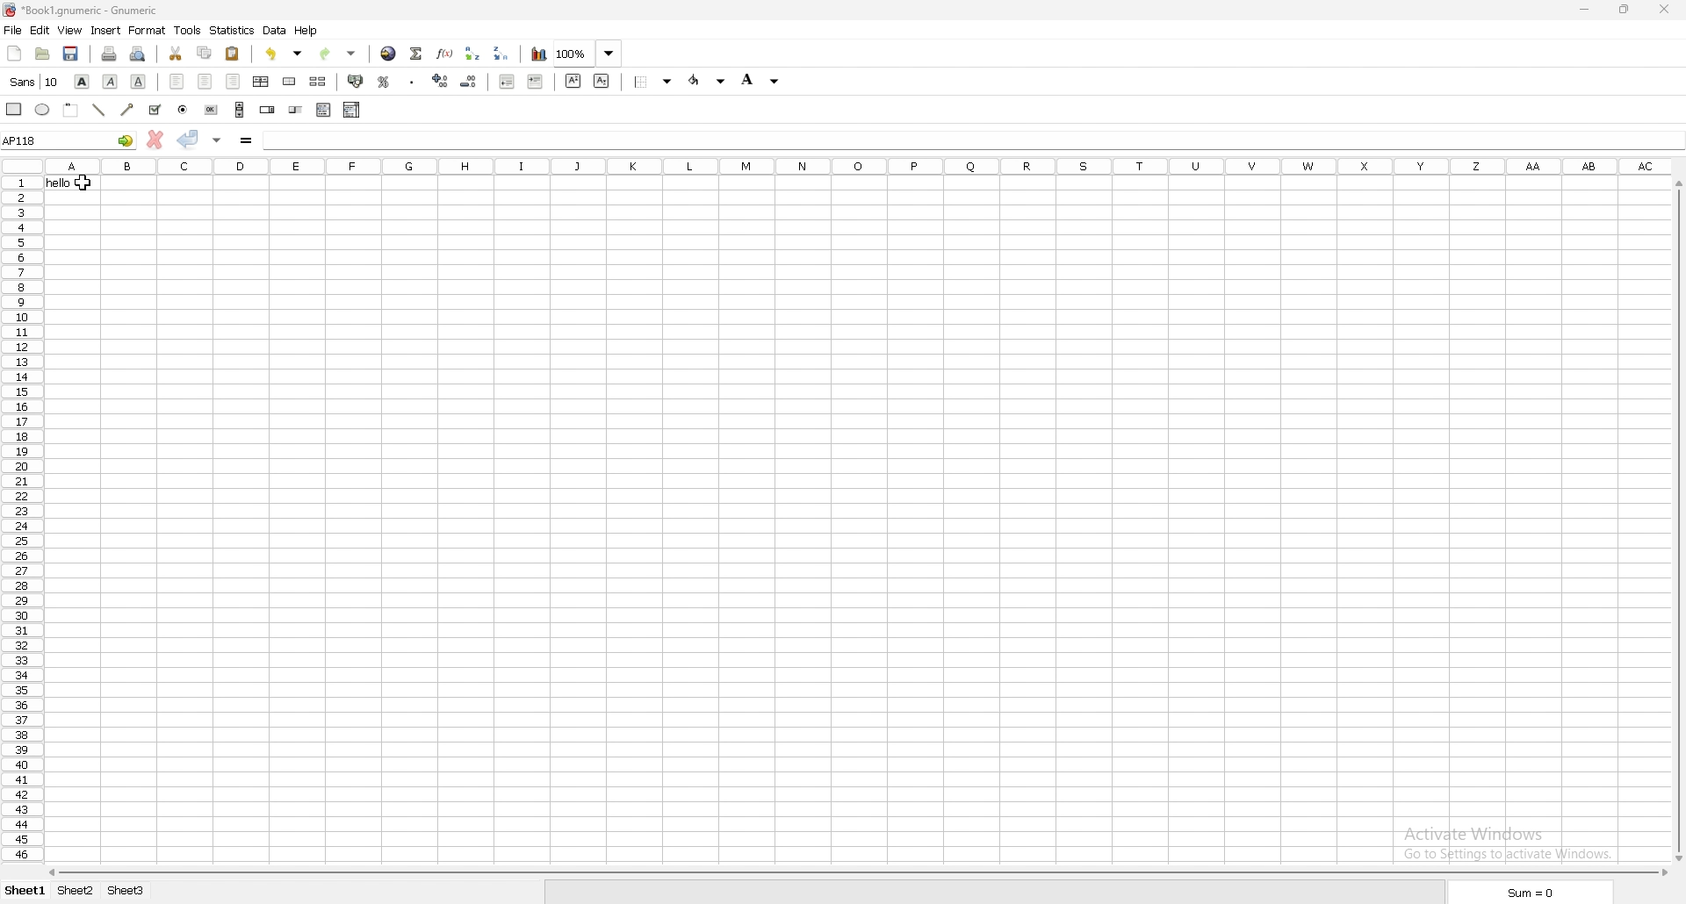 Image resolution: width=1686 pixels, height=904 pixels. What do you see at coordinates (970, 138) in the screenshot?
I see `cell input` at bounding box center [970, 138].